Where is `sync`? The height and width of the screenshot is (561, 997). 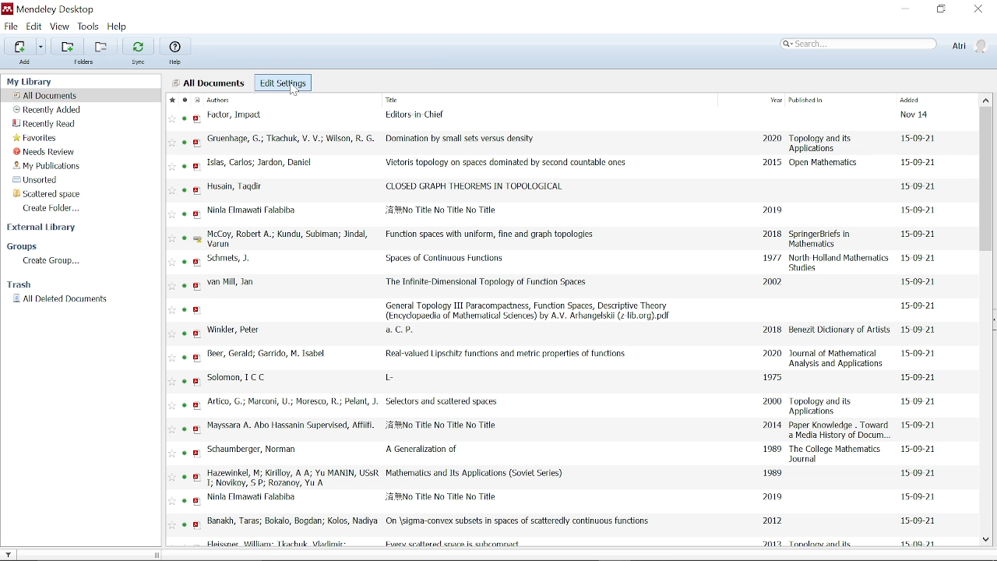 sync is located at coordinates (140, 63).